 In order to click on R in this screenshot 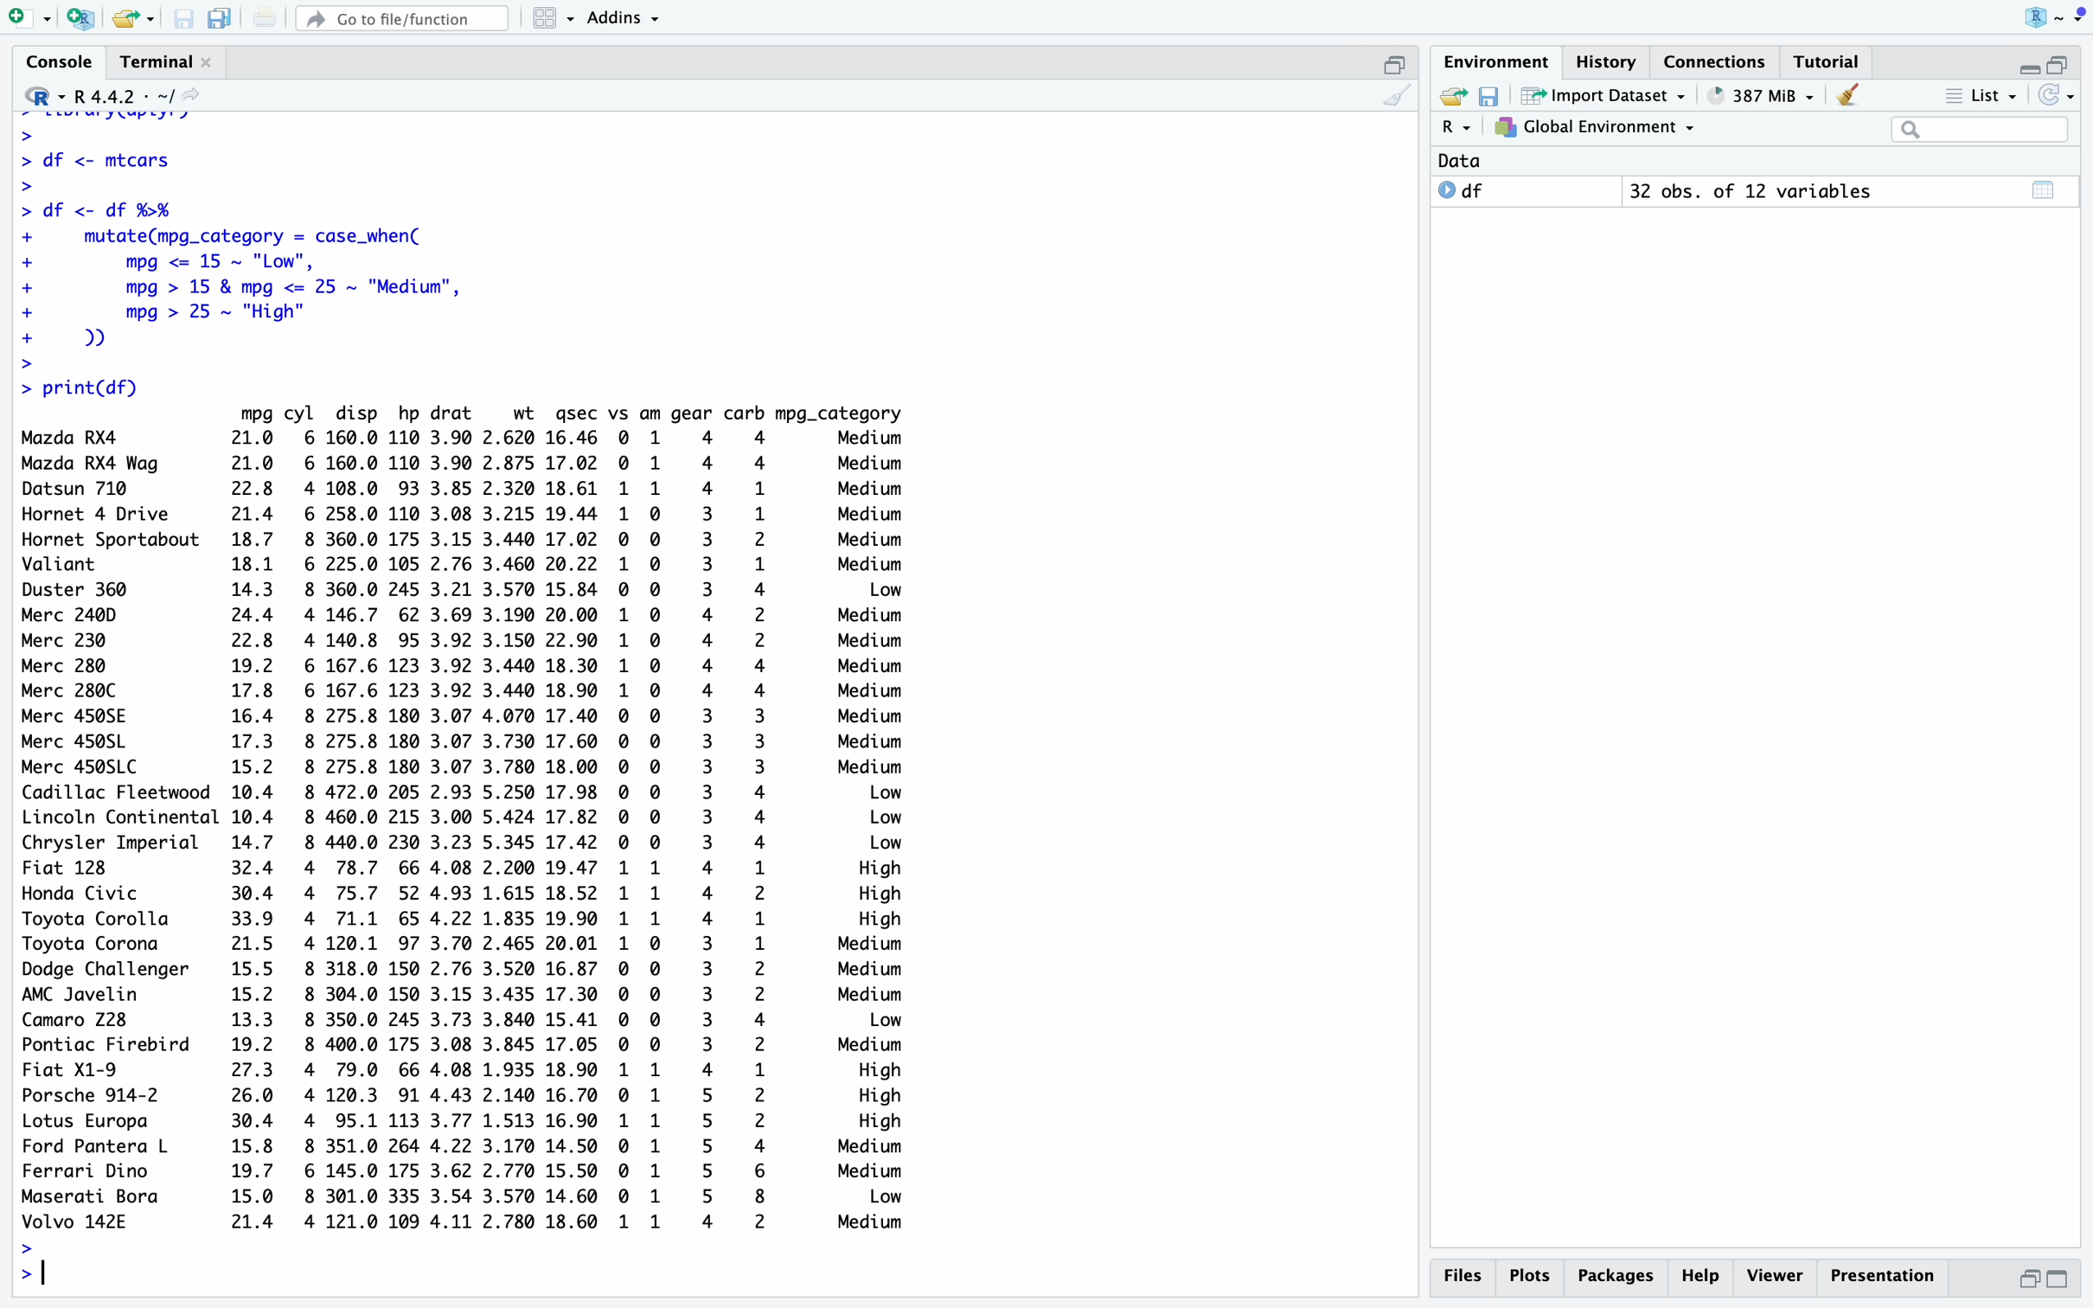, I will do `click(1459, 128)`.